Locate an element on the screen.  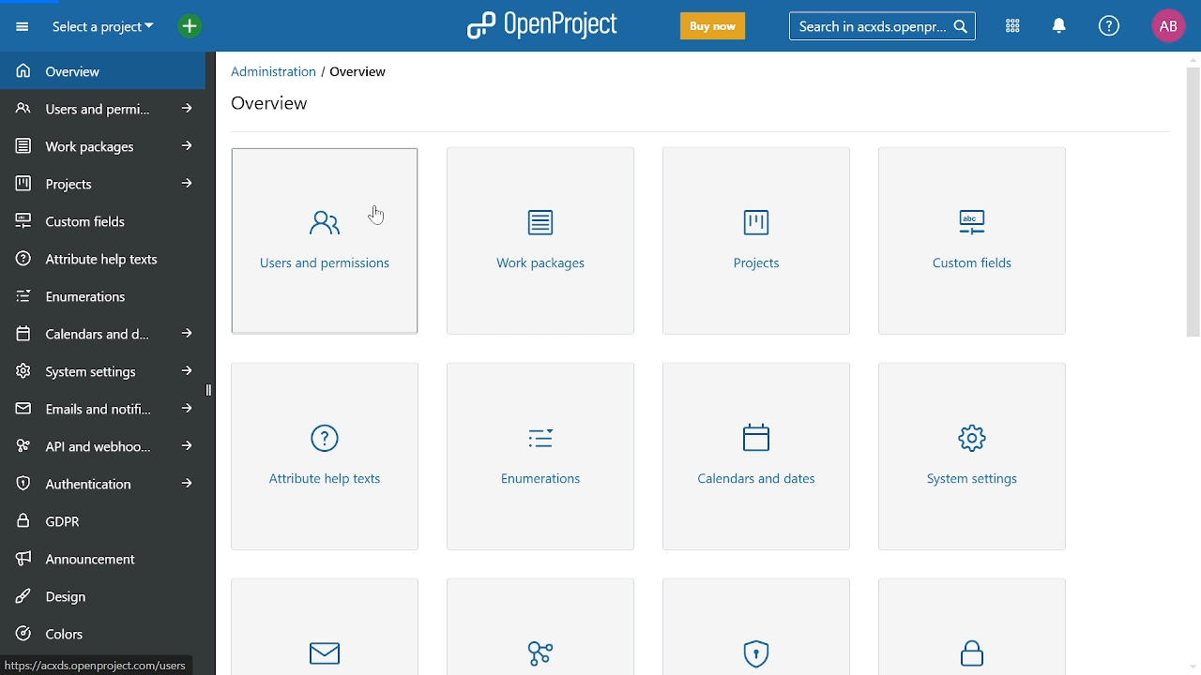
Announcement is located at coordinates (95, 561).